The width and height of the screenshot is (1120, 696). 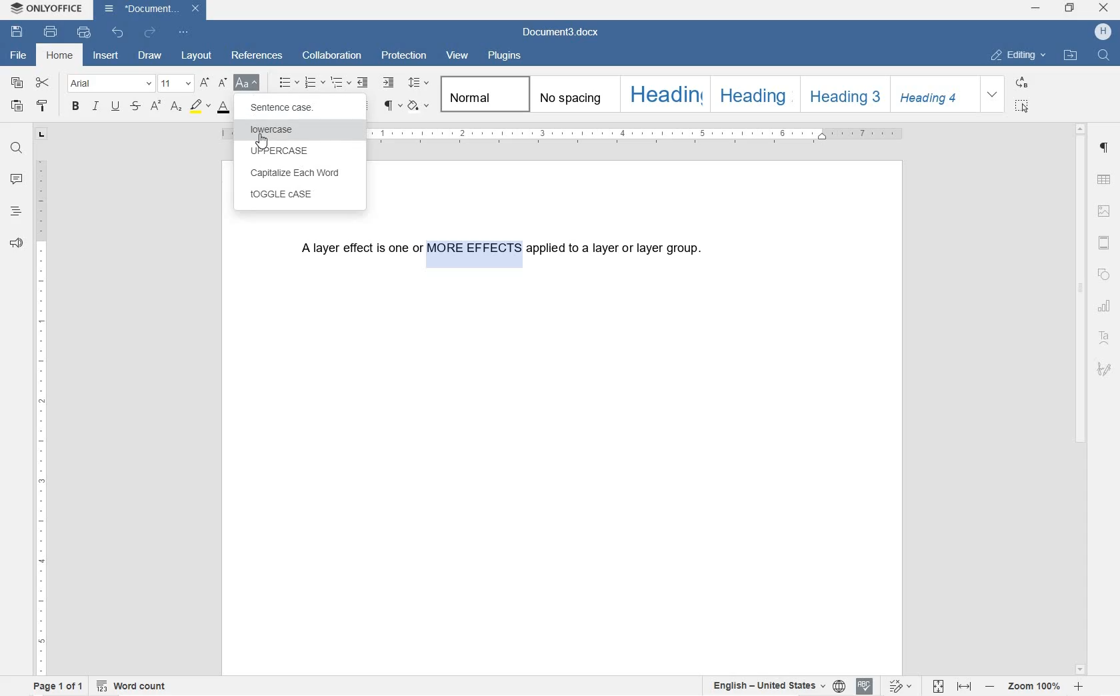 I want to click on STRIKETHROUGH, so click(x=134, y=107).